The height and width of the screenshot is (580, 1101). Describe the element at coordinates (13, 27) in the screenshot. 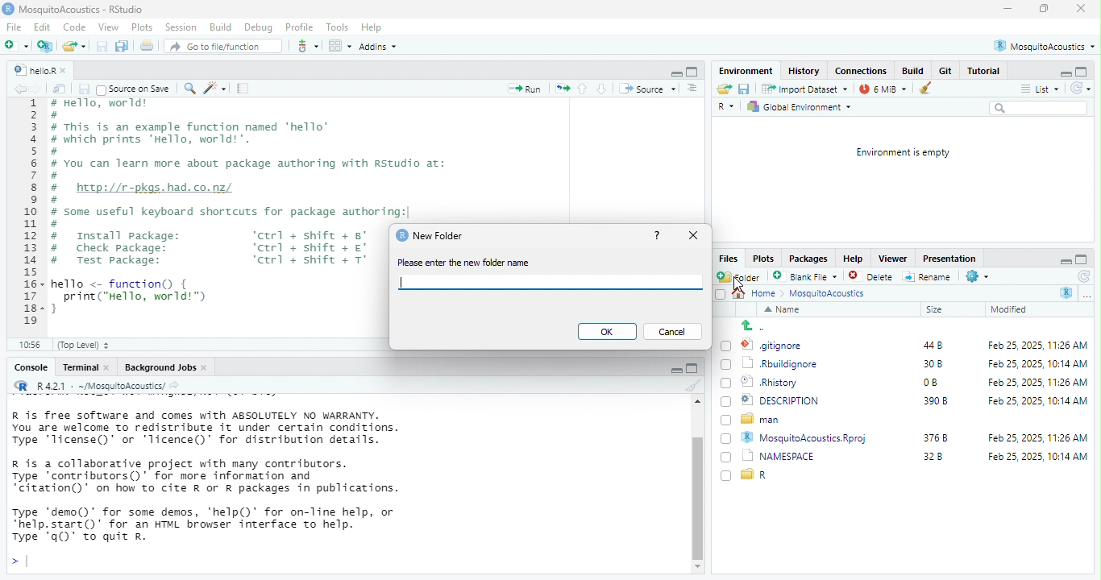

I see `file` at that location.